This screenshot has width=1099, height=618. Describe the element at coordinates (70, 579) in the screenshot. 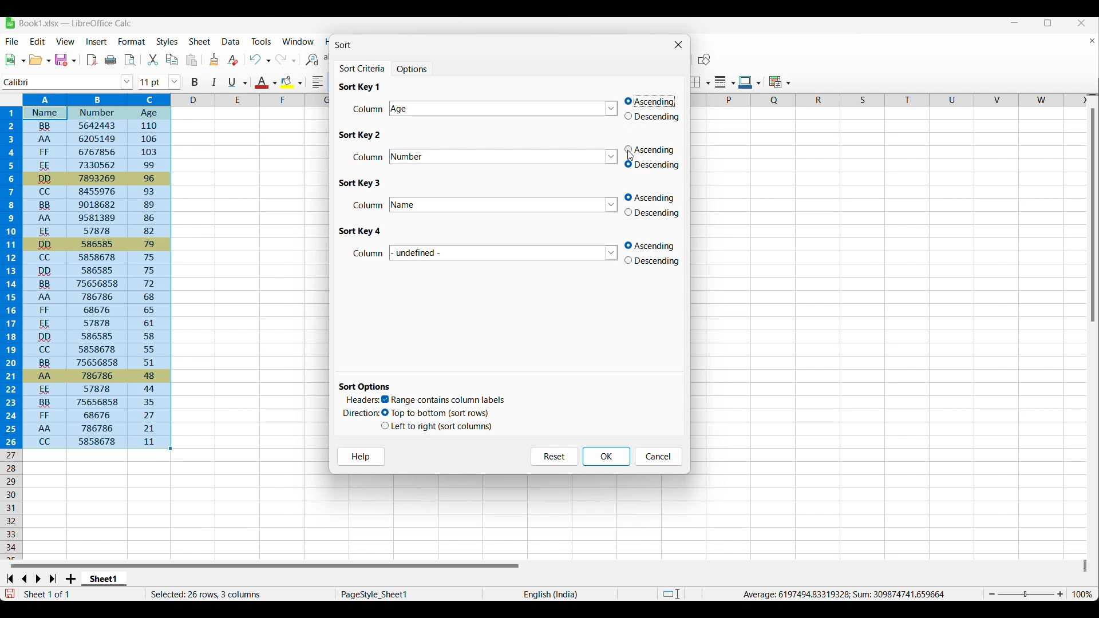

I see `Add sheet` at that location.